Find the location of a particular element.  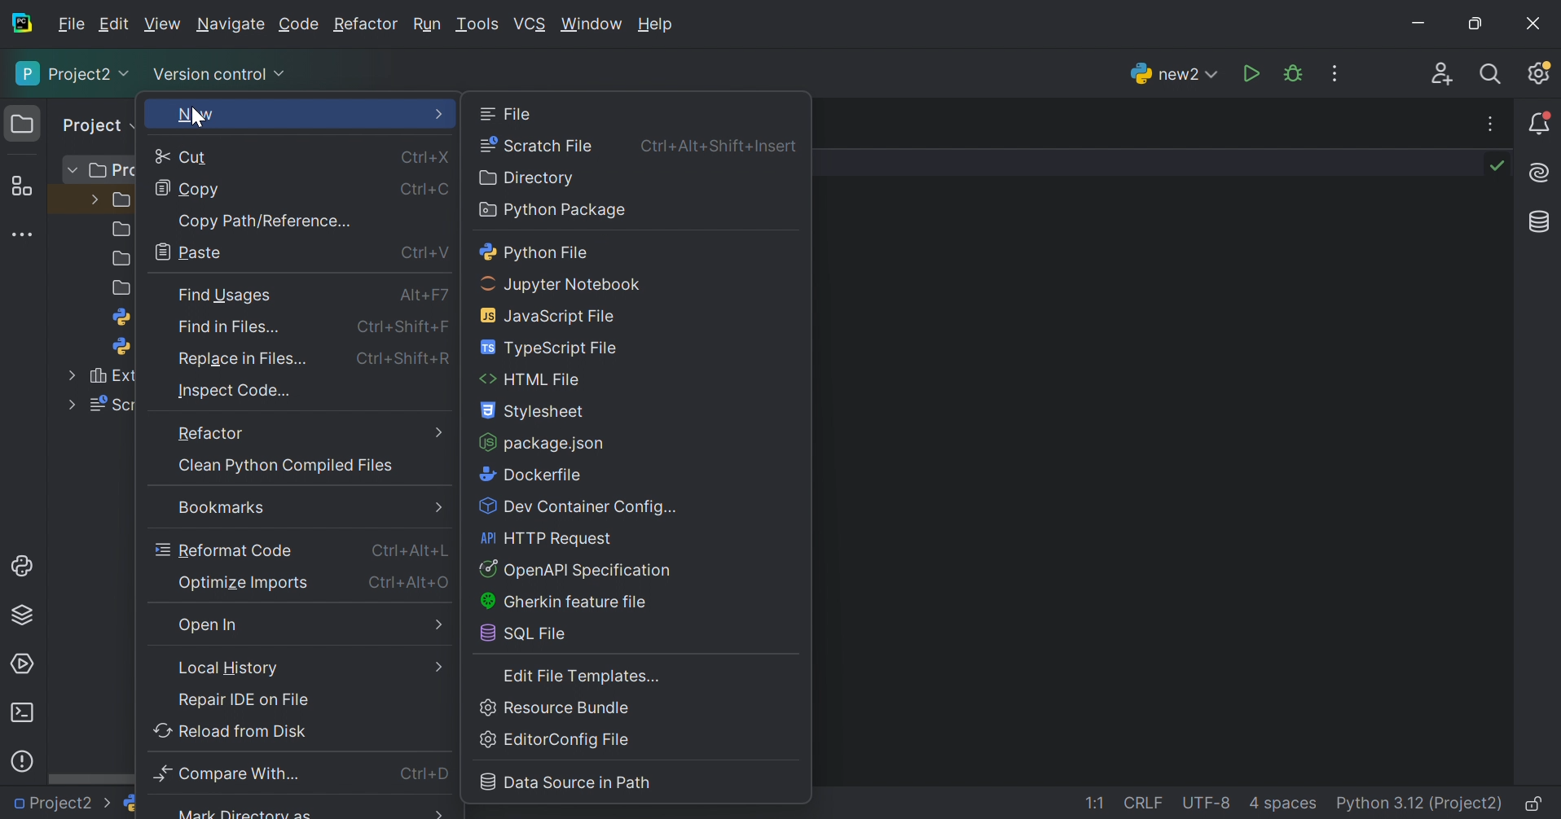

More is located at coordinates (433, 666).